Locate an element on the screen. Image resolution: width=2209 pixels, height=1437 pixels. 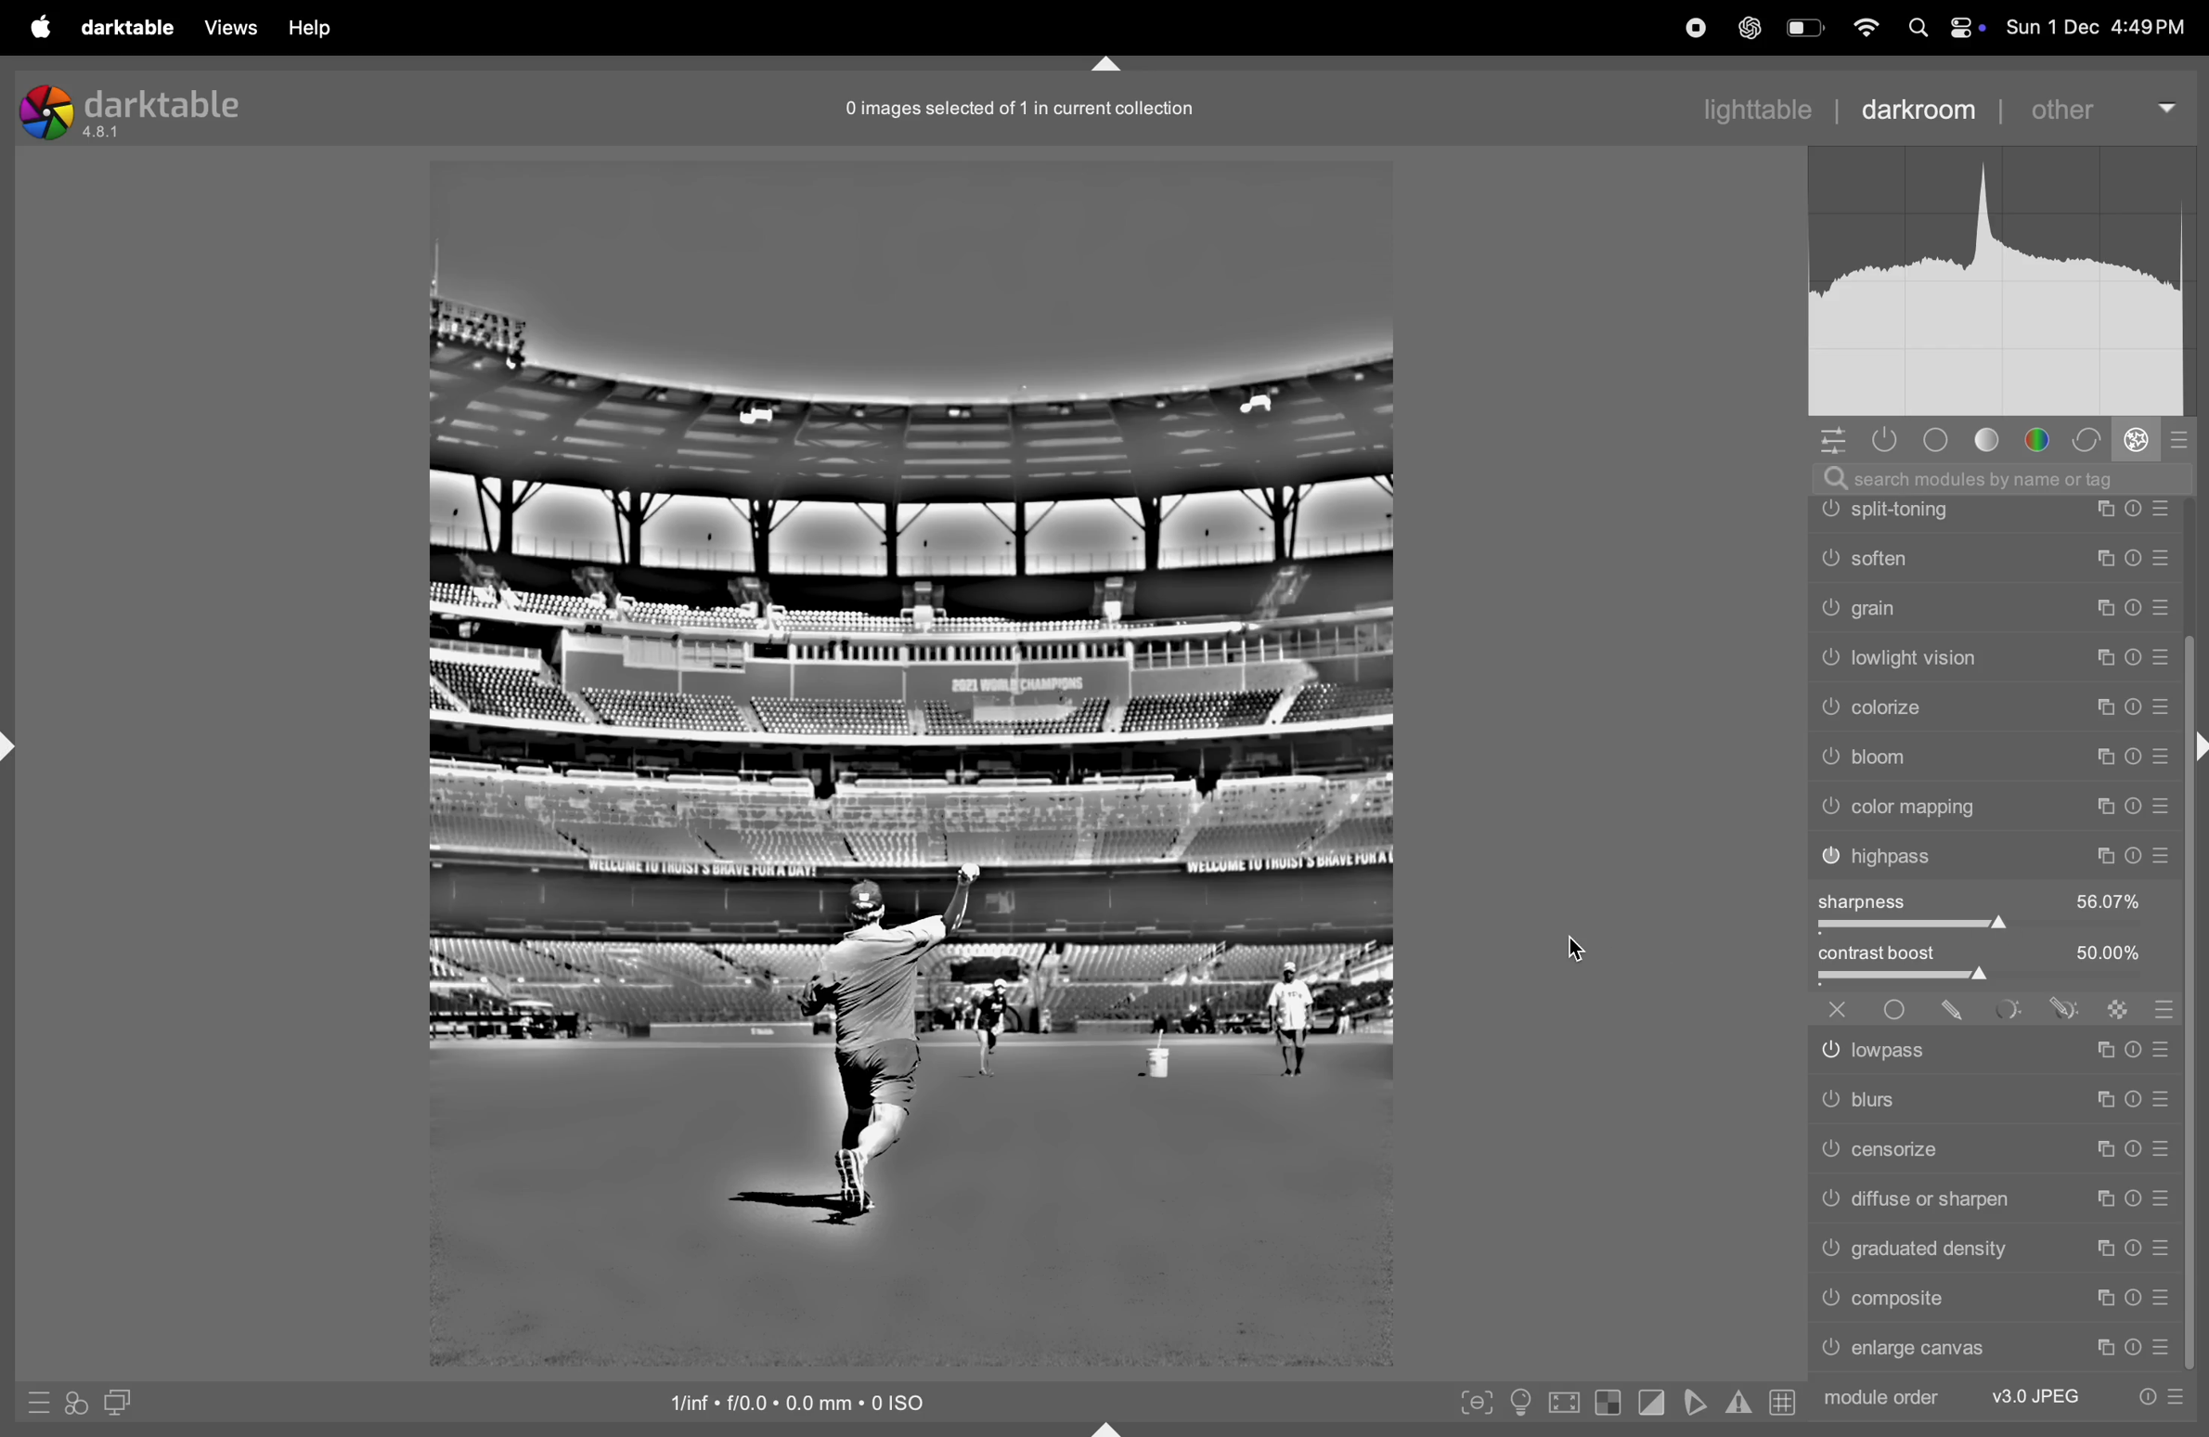
blurs is located at coordinates (1991, 1098).